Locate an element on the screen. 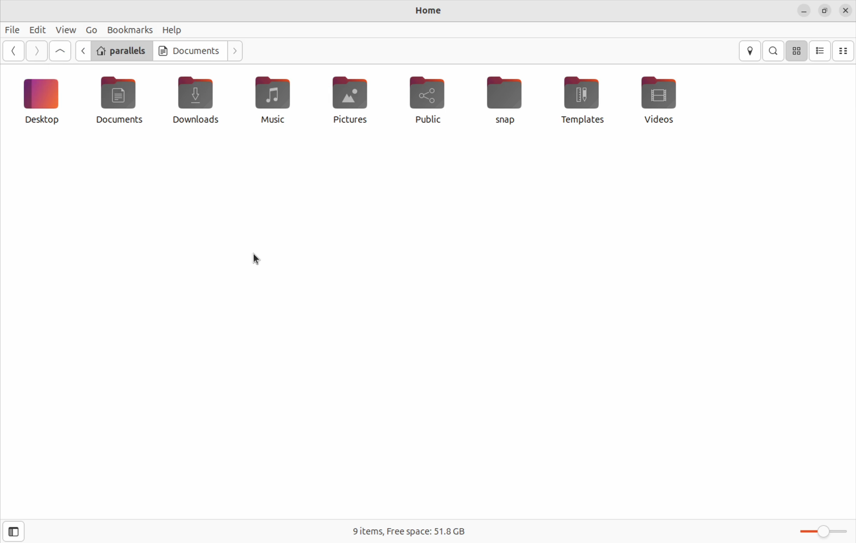 Image resolution: width=856 pixels, height=543 pixels. toggle bar is located at coordinates (820, 531).